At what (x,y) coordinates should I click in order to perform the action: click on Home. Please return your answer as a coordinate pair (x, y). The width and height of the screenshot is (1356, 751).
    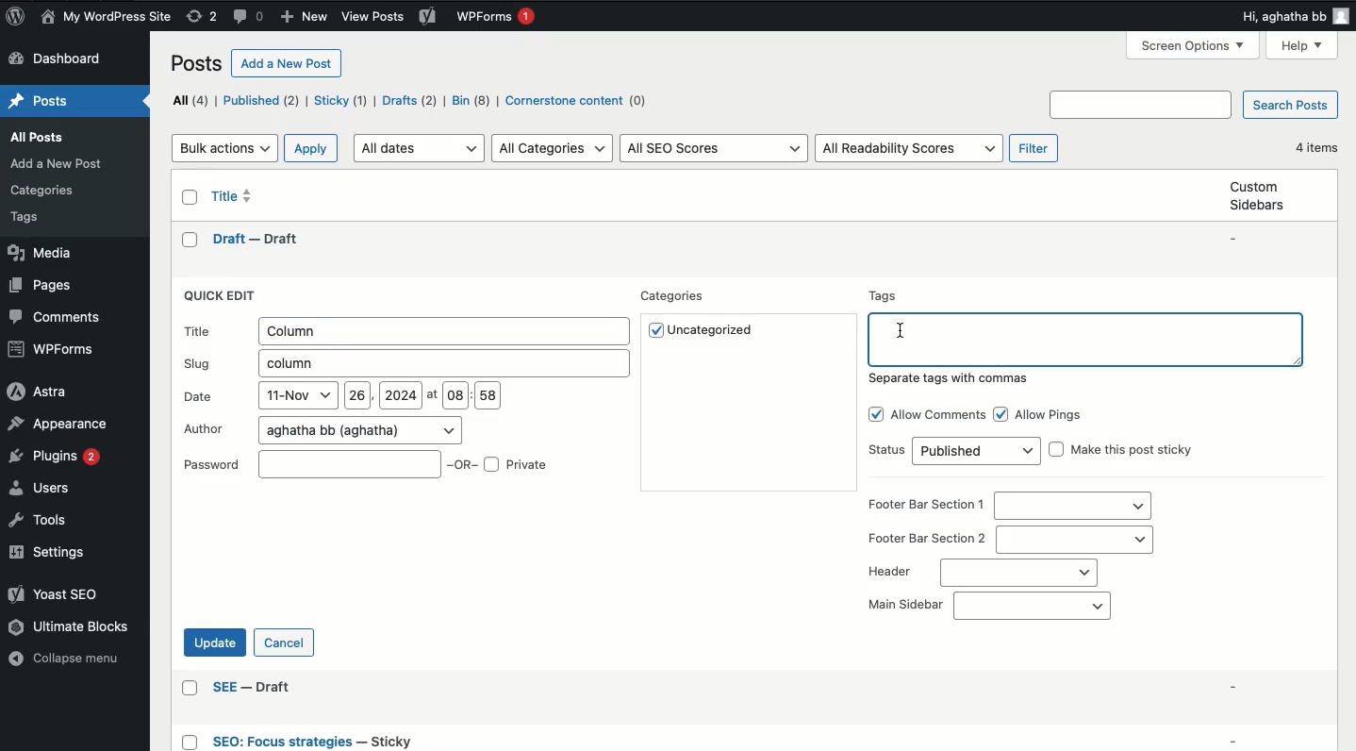
    Looking at the image, I should click on (37, 102).